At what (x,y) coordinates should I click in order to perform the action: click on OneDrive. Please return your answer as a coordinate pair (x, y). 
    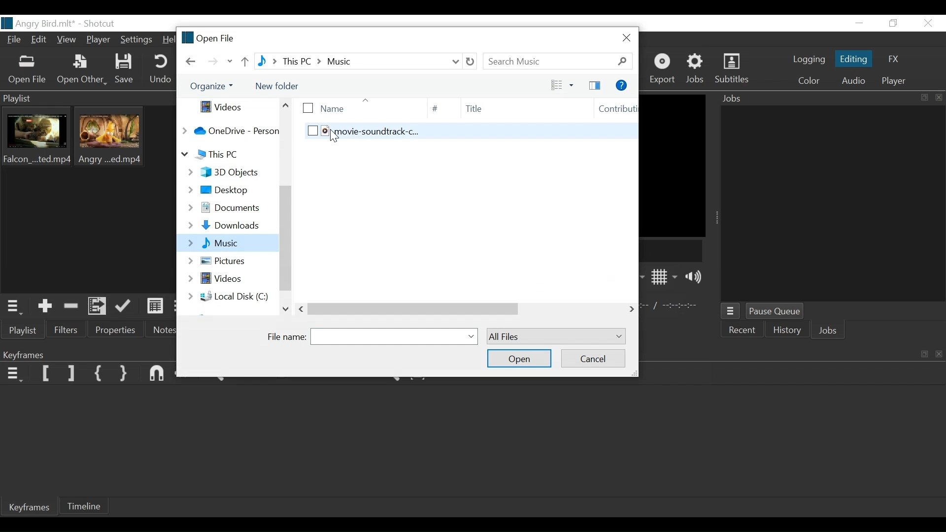
    Looking at the image, I should click on (230, 131).